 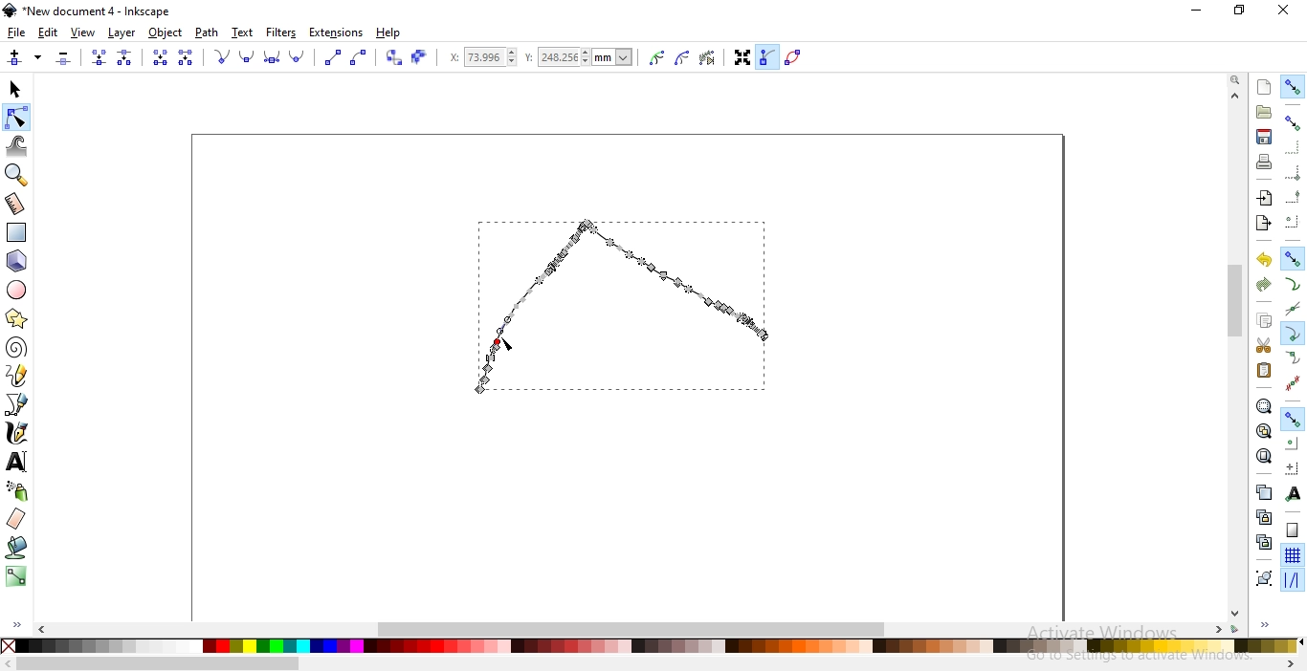 What do you see at coordinates (243, 32) in the screenshot?
I see `text` at bounding box center [243, 32].